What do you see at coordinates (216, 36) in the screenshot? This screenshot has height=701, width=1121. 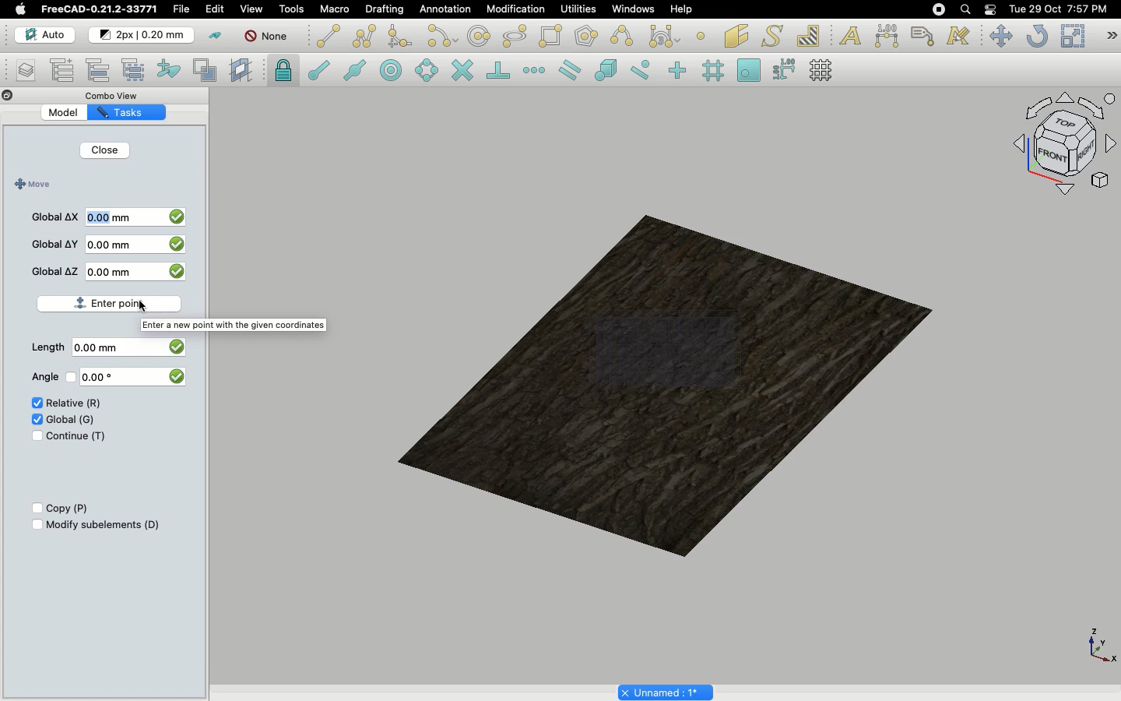 I see `Toggle construction mode` at bounding box center [216, 36].